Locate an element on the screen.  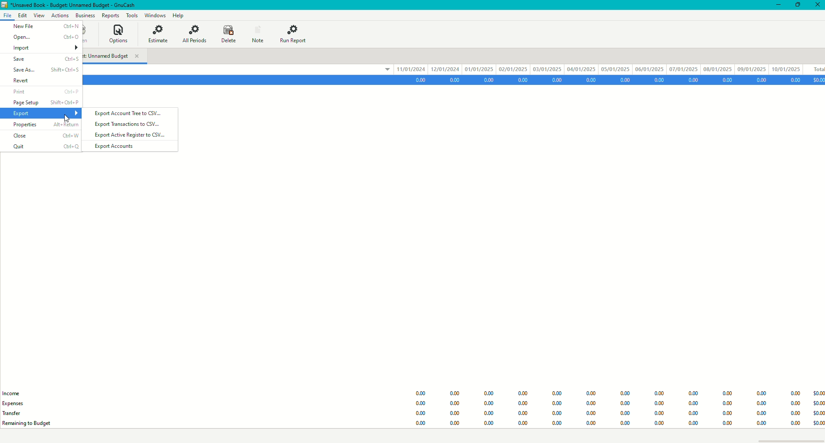
Save As is located at coordinates (45, 69).